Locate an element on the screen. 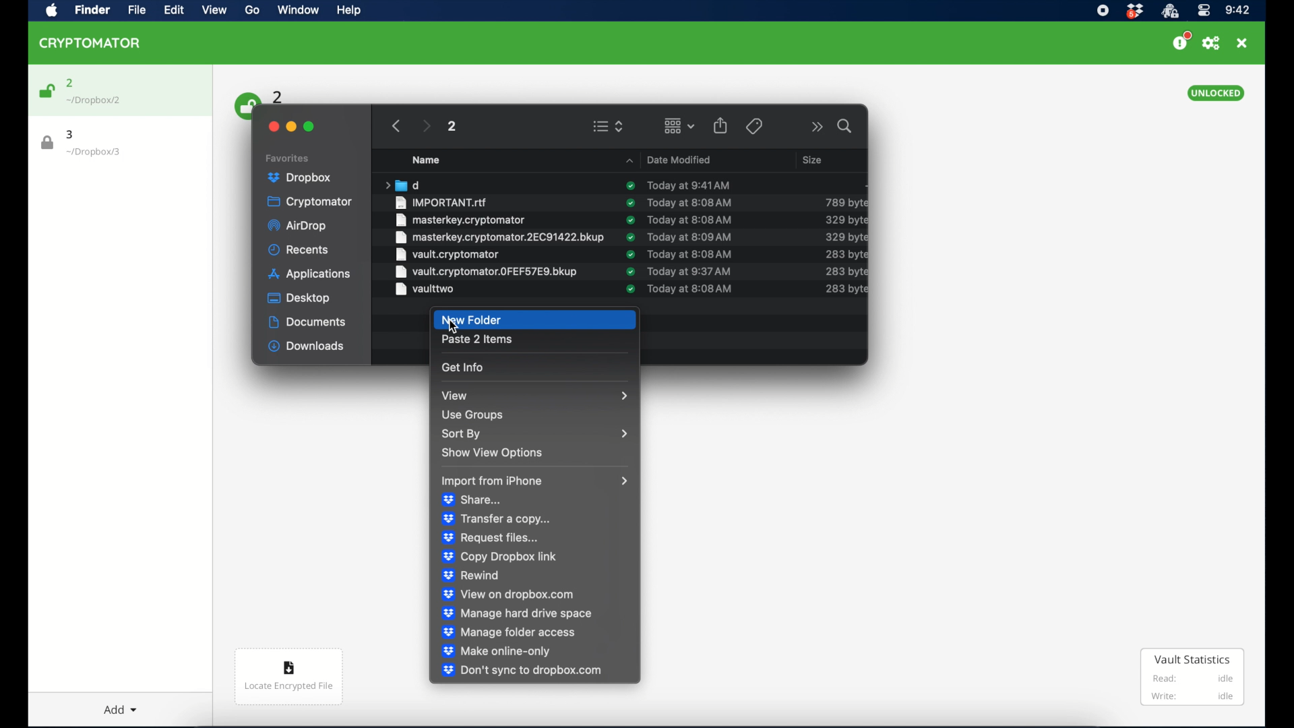 The width and height of the screenshot is (1294, 728). paste 2  items is located at coordinates (478, 340).